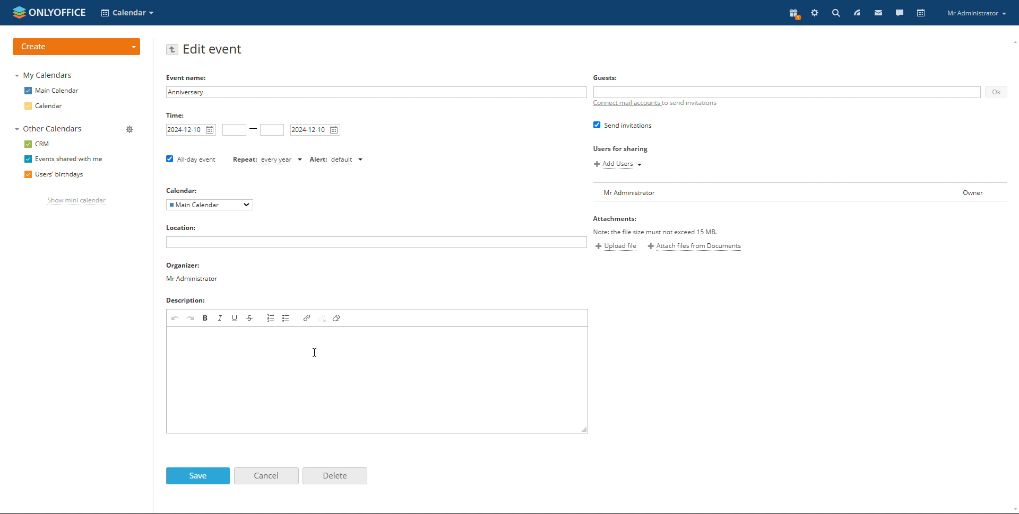 The image size is (1019, 514). Describe the element at coordinates (235, 130) in the screenshot. I see `start time` at that location.